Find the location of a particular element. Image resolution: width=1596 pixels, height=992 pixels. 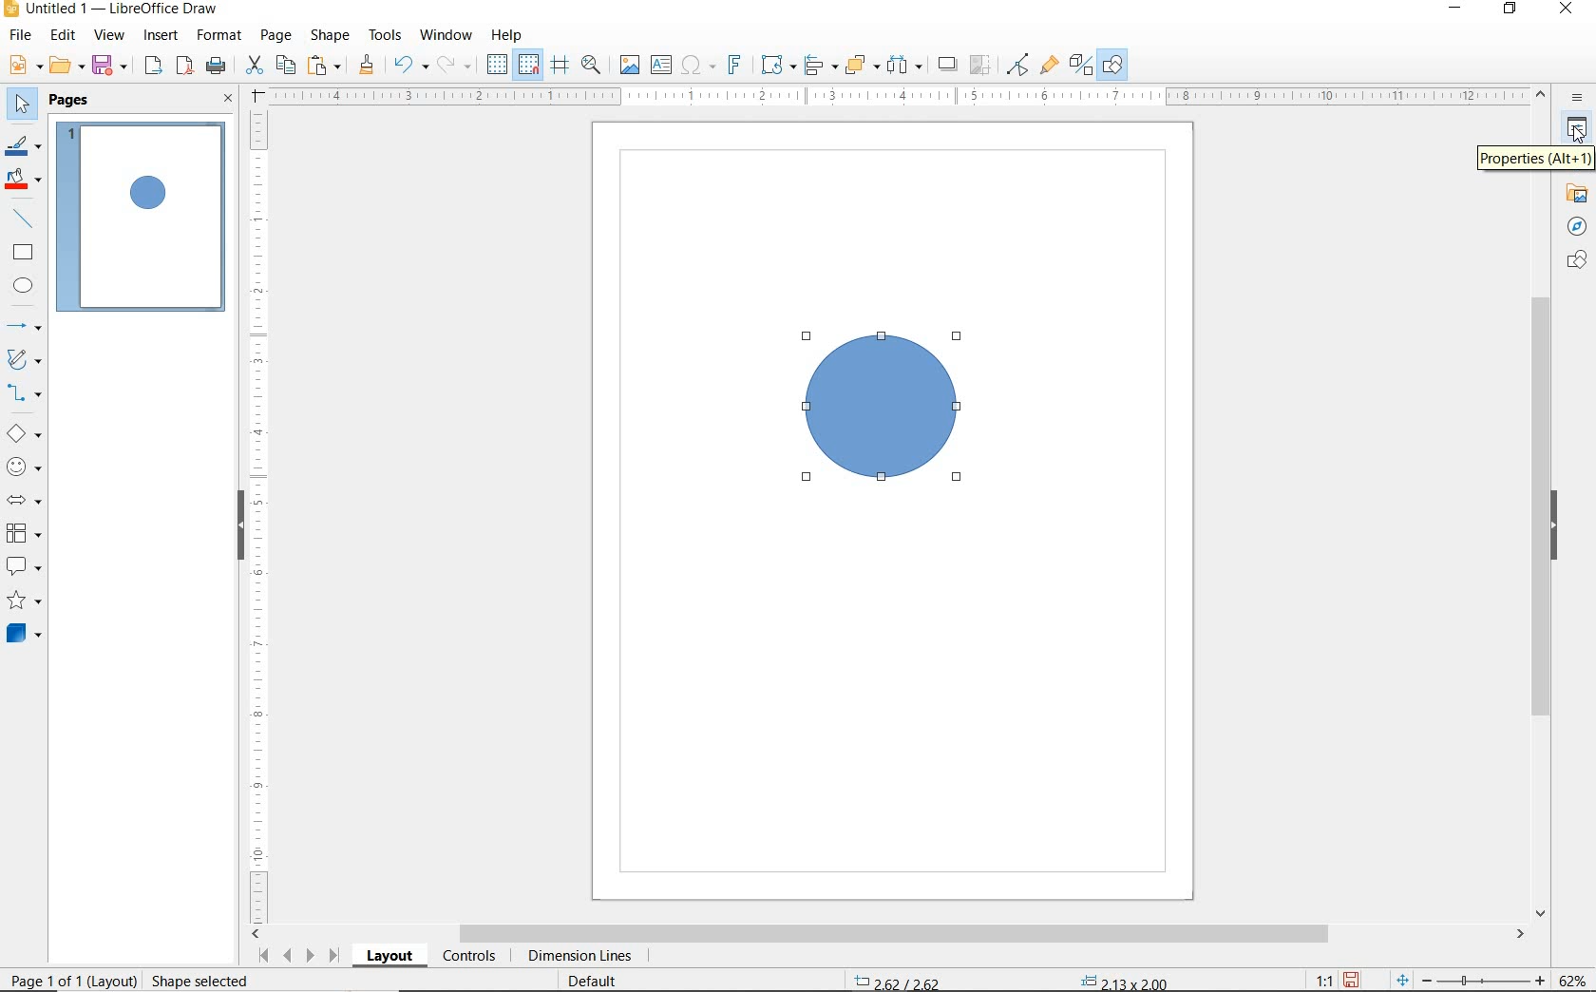

RECTANGLE is located at coordinates (26, 254).